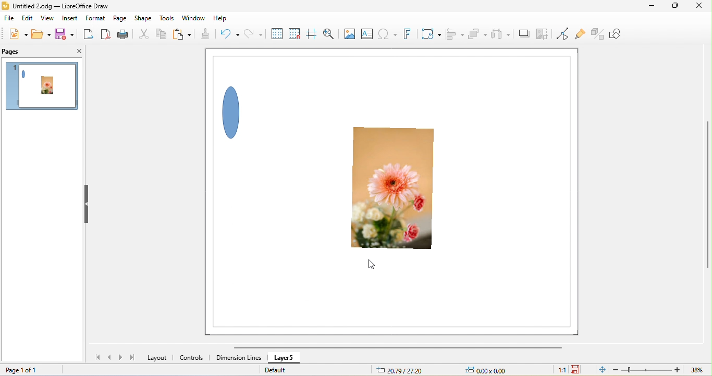 The image size is (712, 376). I want to click on photo, so click(396, 187).